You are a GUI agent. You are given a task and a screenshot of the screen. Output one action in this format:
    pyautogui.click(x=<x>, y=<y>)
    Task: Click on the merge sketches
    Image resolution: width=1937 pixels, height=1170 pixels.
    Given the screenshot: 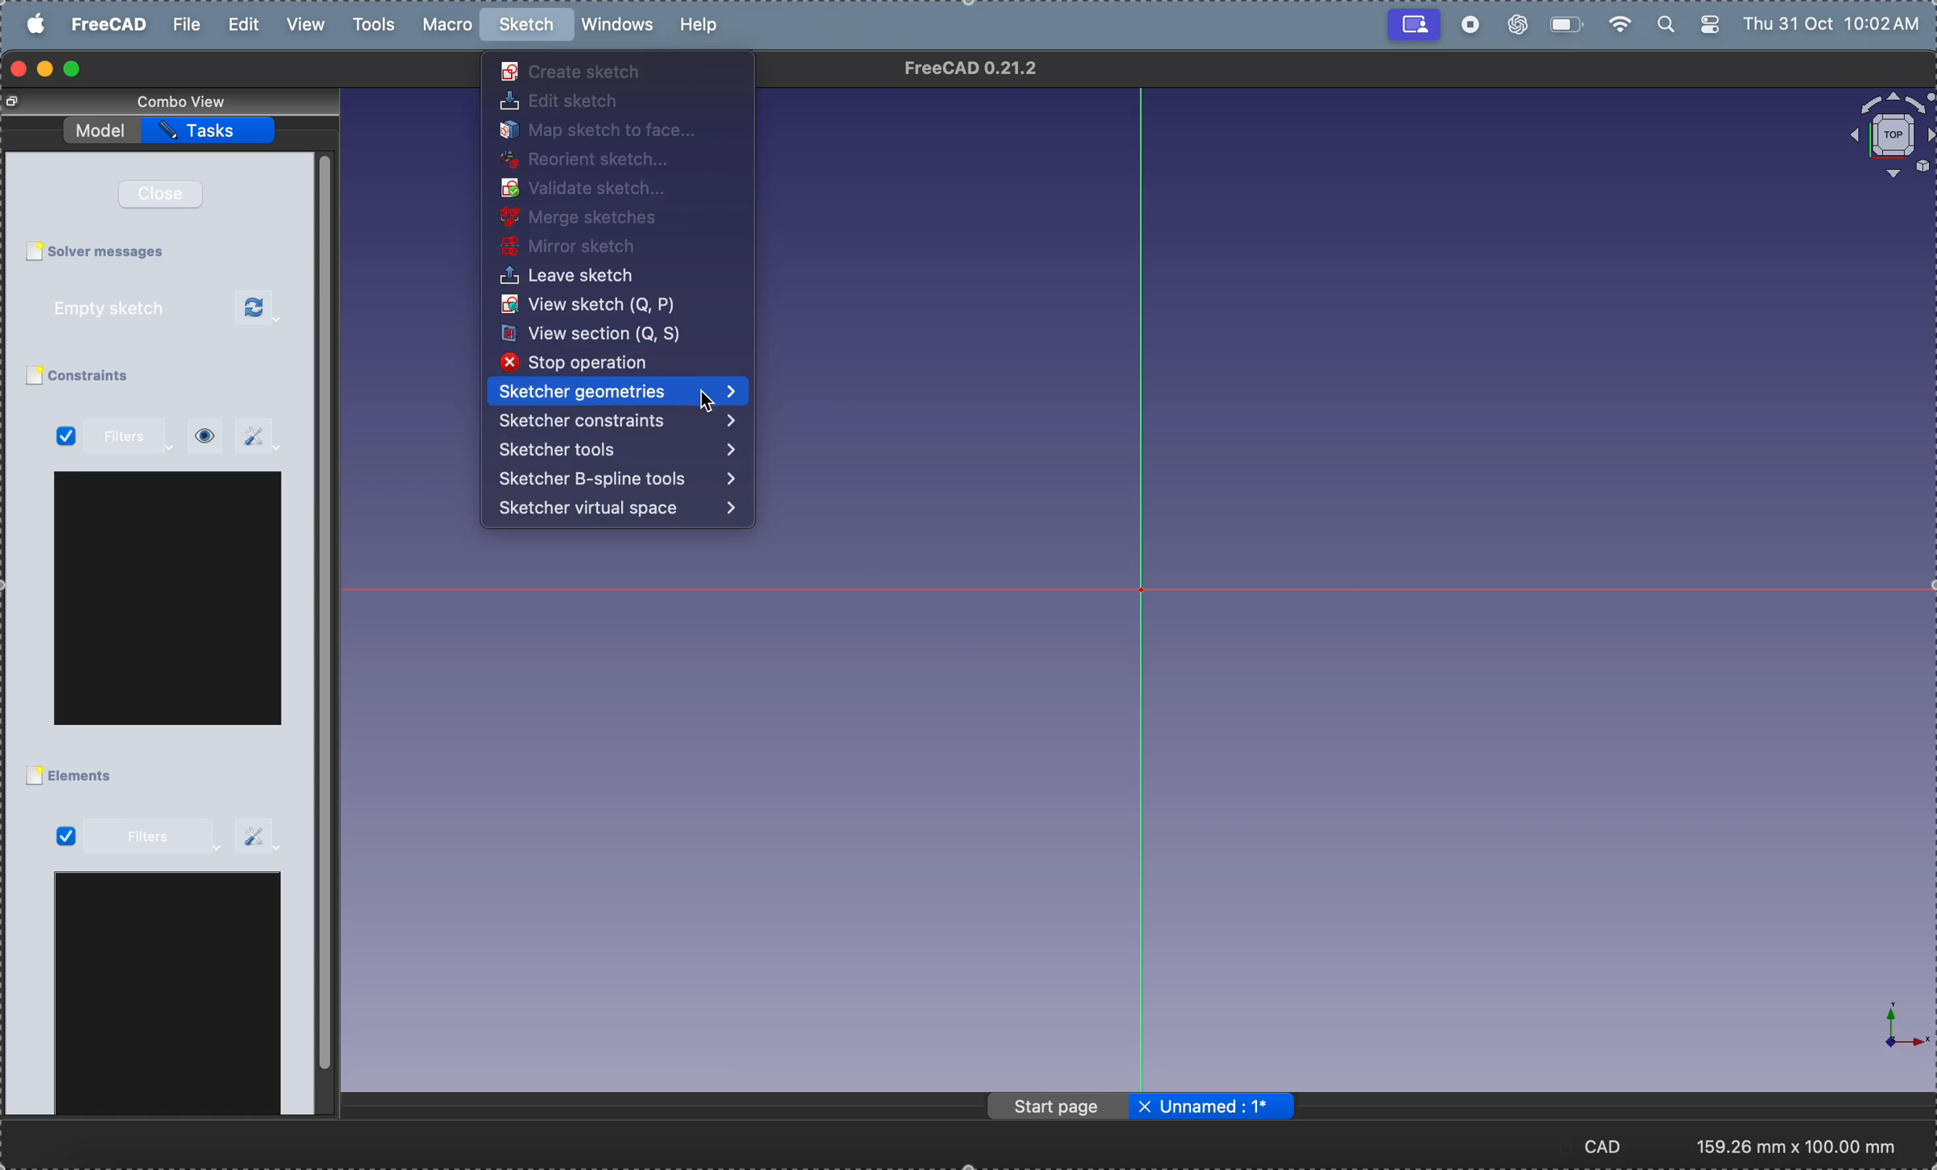 What is the action you would take?
    pyautogui.click(x=596, y=219)
    